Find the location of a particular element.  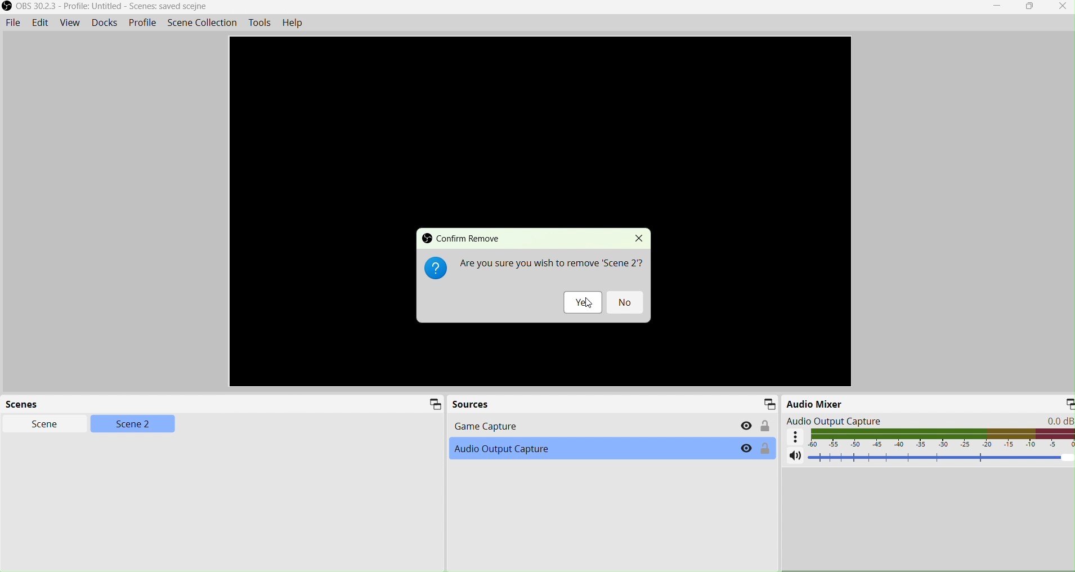

Scene Collection is located at coordinates (200, 21).